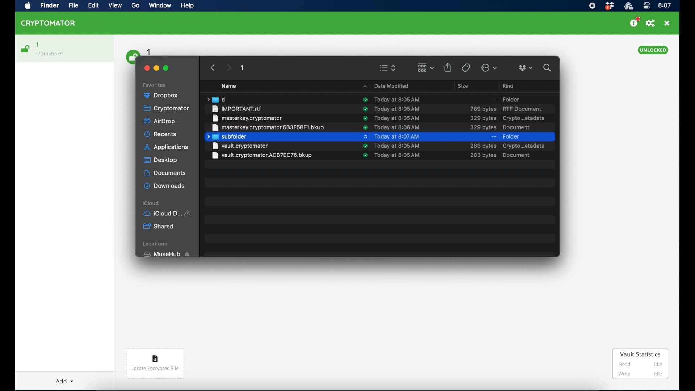 The height and width of the screenshot is (391, 695). I want to click on Date, so click(399, 156).